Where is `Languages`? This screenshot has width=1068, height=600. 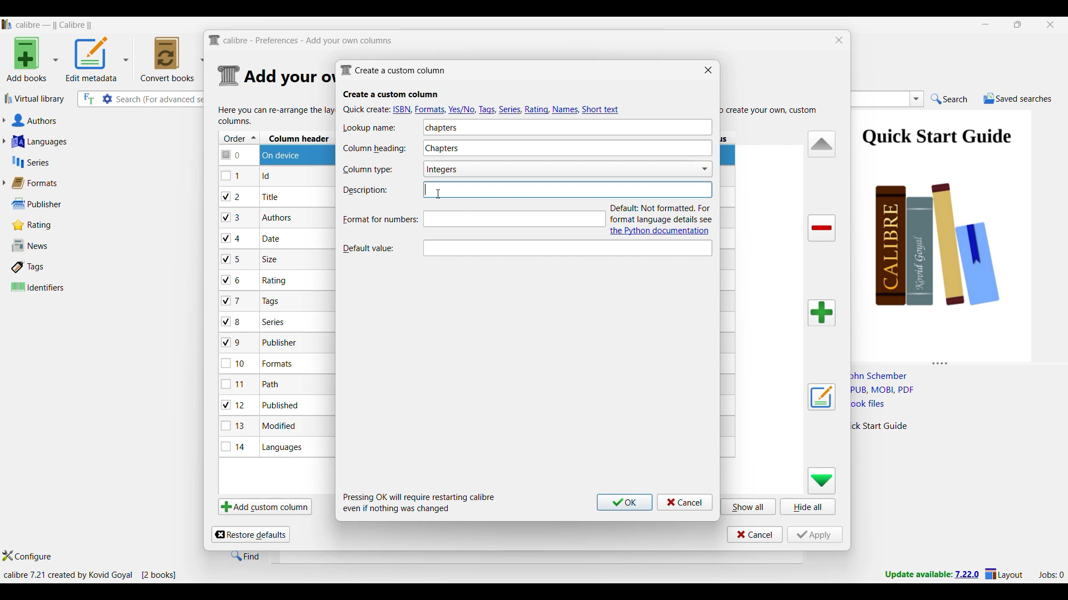
Languages is located at coordinates (85, 141).